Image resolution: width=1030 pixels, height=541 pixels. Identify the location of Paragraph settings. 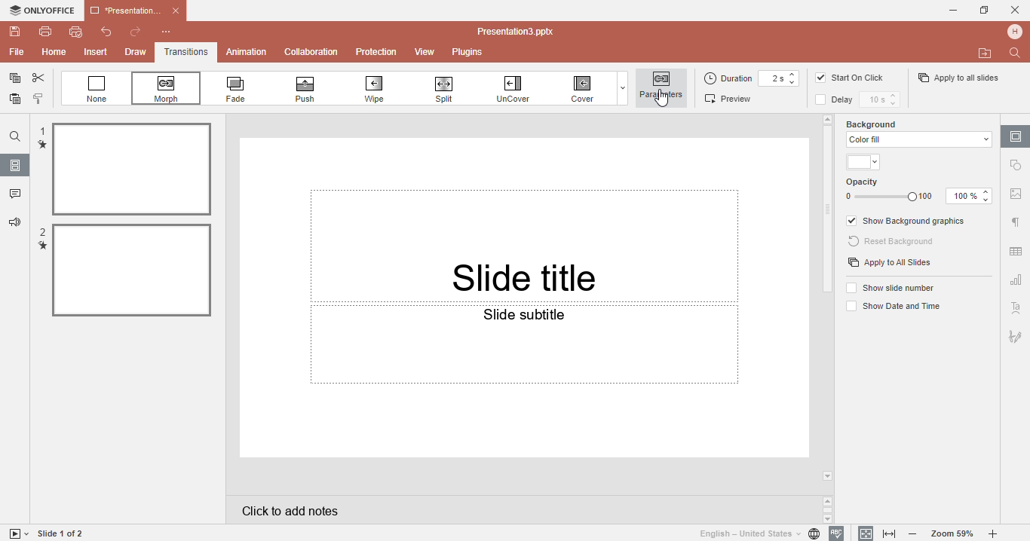
(1015, 222).